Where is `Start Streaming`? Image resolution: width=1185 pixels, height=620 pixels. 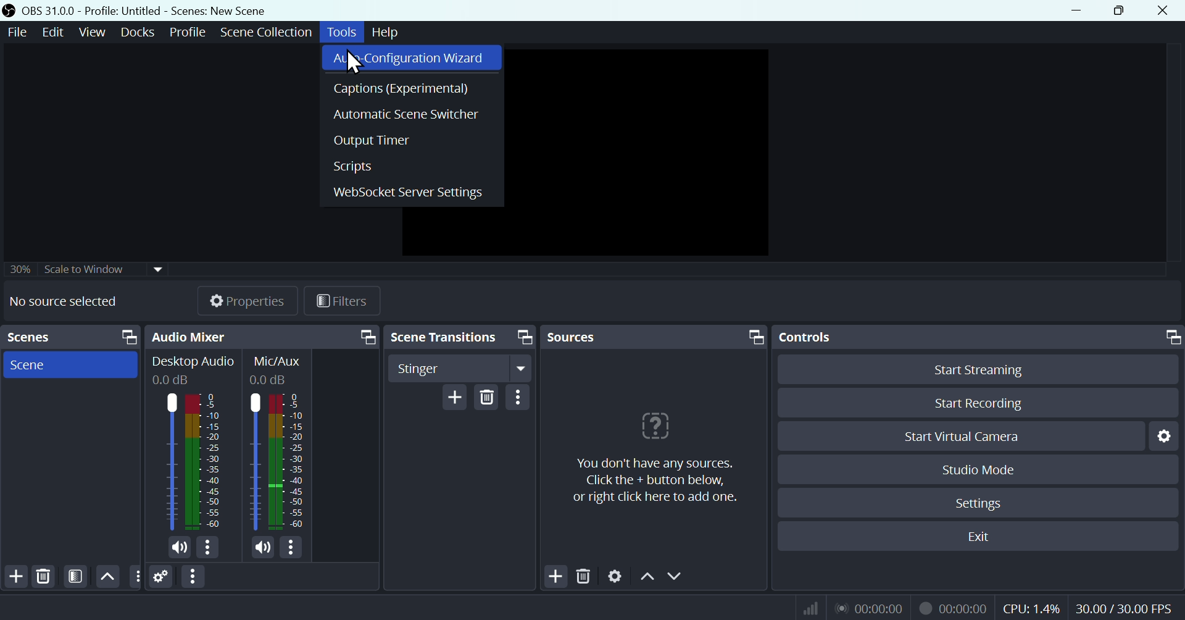
Start Streaming is located at coordinates (977, 367).